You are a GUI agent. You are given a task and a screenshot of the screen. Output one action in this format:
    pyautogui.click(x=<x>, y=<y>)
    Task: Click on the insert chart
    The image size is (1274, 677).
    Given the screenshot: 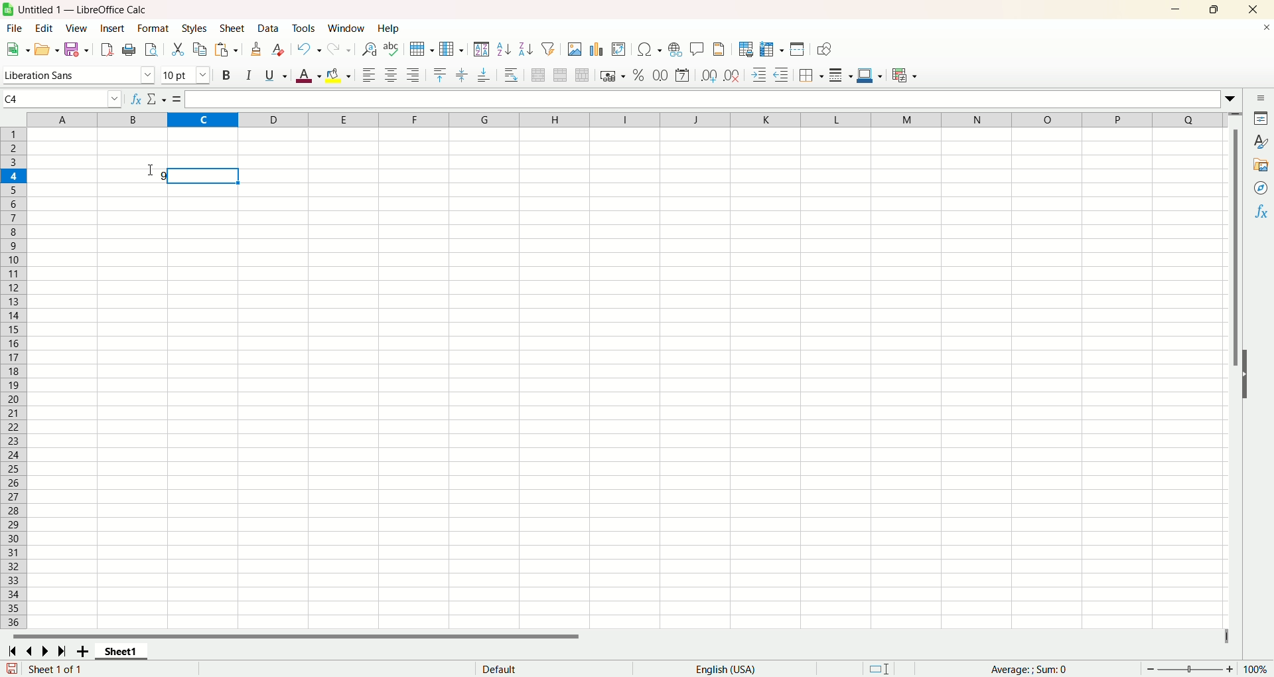 What is the action you would take?
    pyautogui.click(x=598, y=50)
    